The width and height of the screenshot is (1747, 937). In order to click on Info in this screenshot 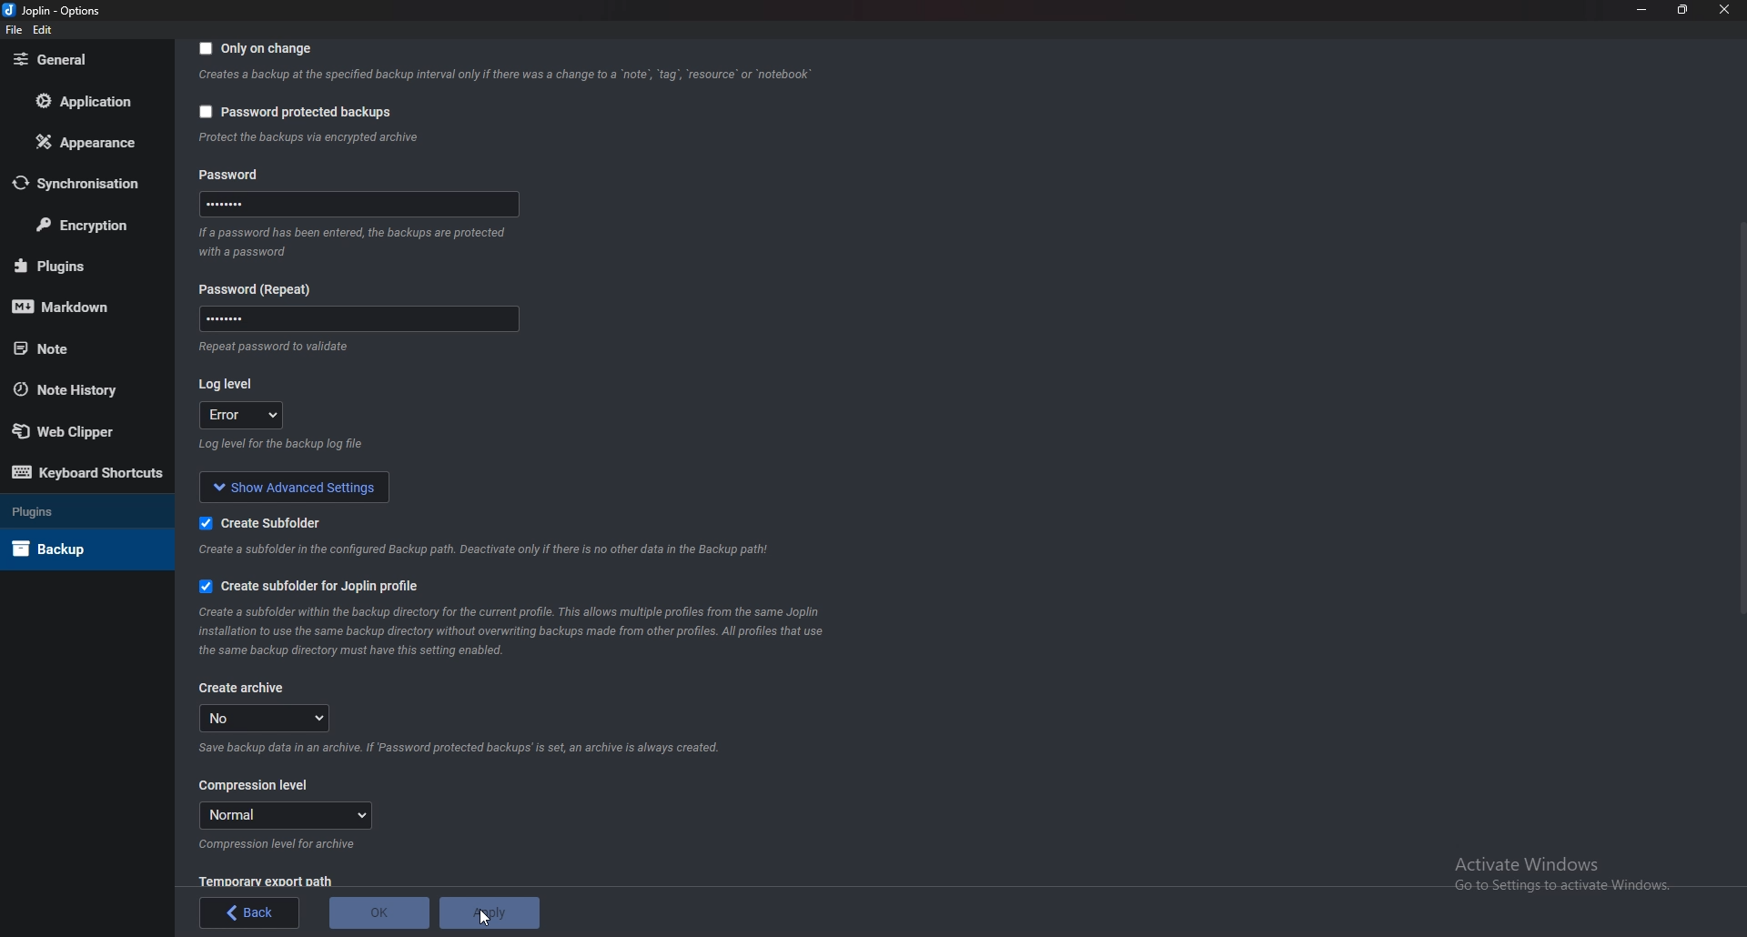, I will do `click(270, 346)`.